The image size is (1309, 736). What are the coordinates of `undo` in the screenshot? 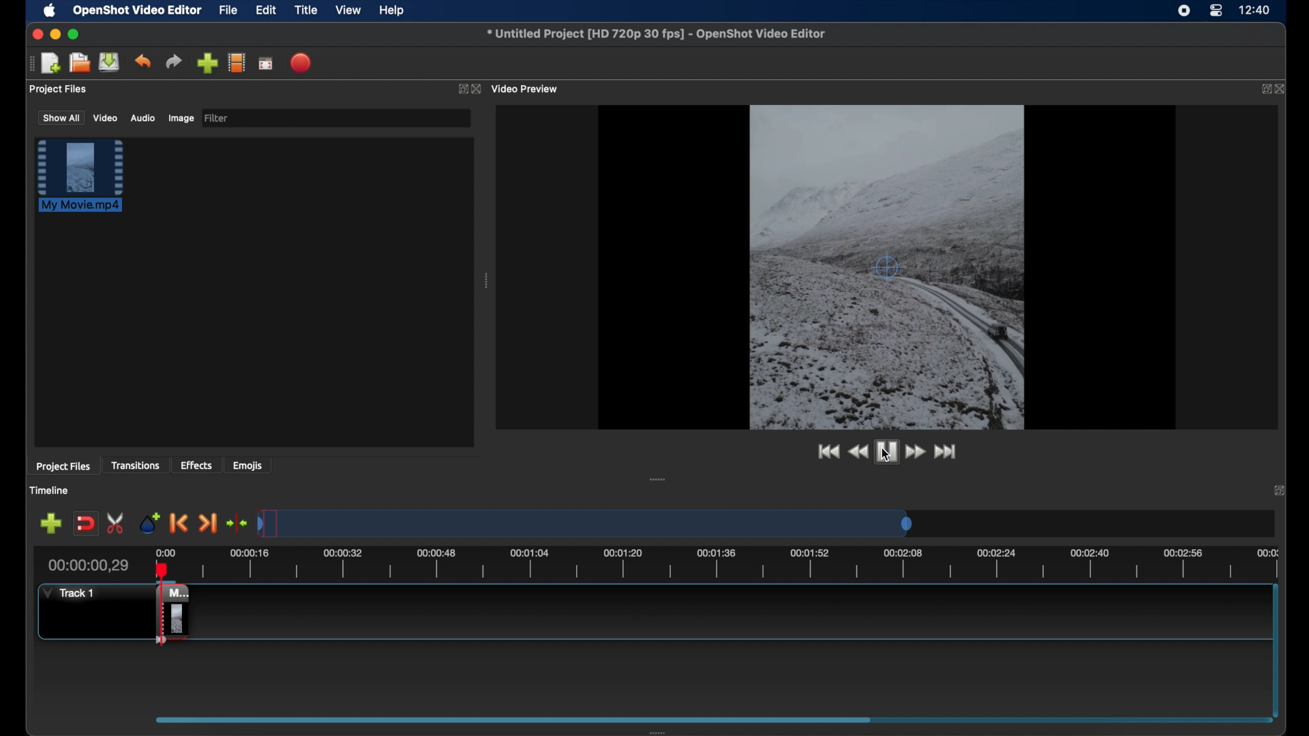 It's located at (142, 61).